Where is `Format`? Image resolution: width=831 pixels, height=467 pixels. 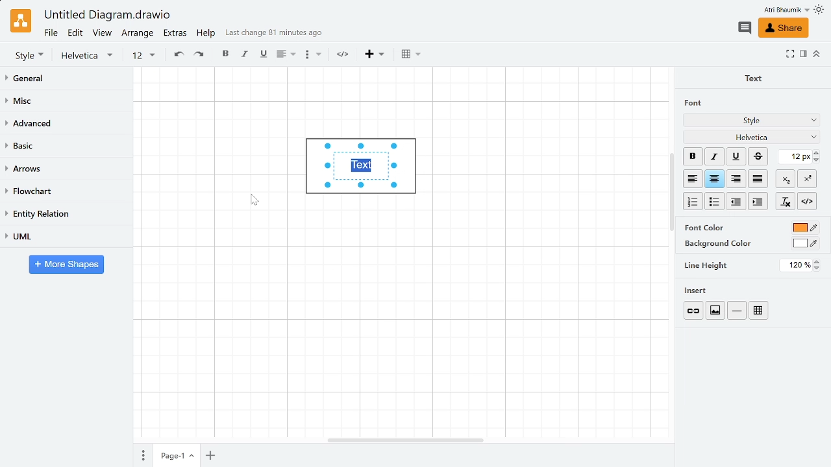
Format is located at coordinates (803, 55).